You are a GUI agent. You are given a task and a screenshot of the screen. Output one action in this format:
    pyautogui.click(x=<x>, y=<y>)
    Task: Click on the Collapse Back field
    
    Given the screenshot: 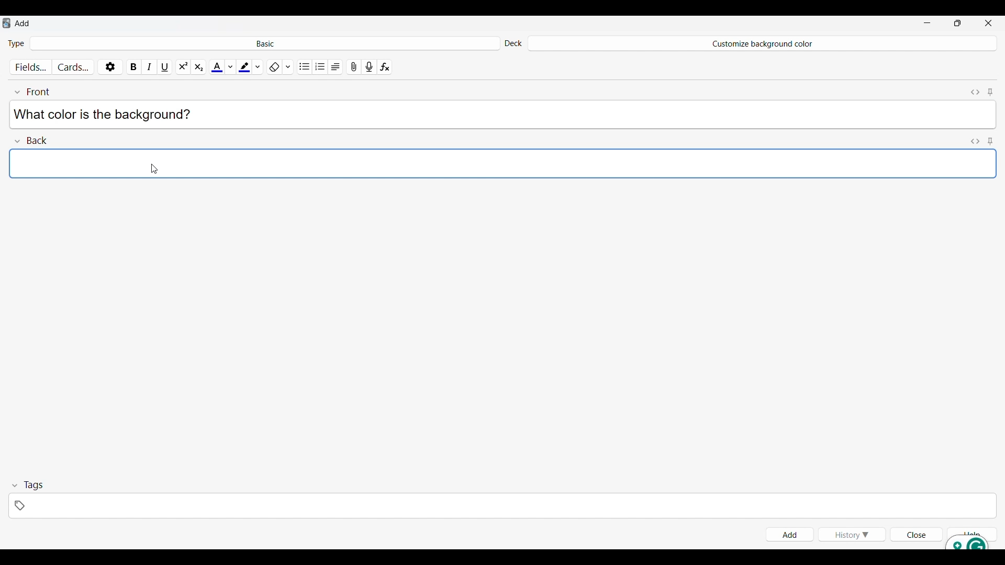 What is the action you would take?
    pyautogui.click(x=31, y=139)
    